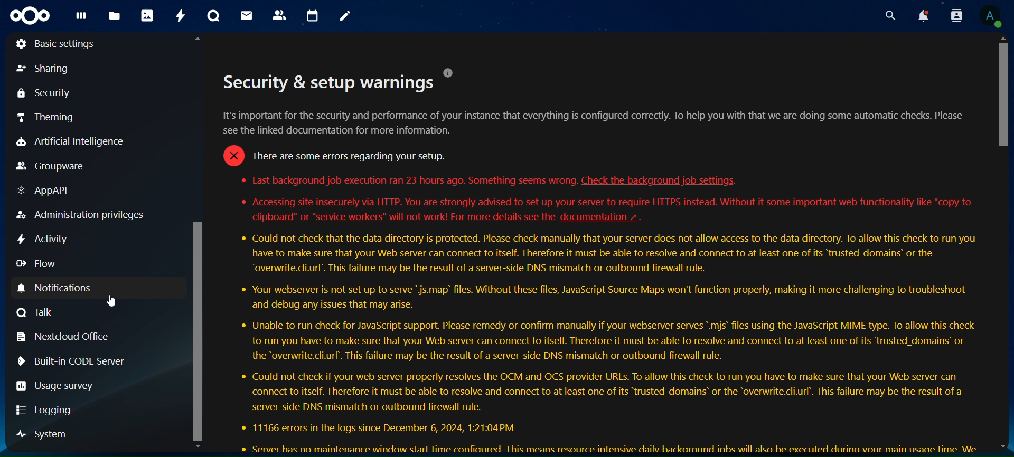  I want to click on security, so click(44, 94).